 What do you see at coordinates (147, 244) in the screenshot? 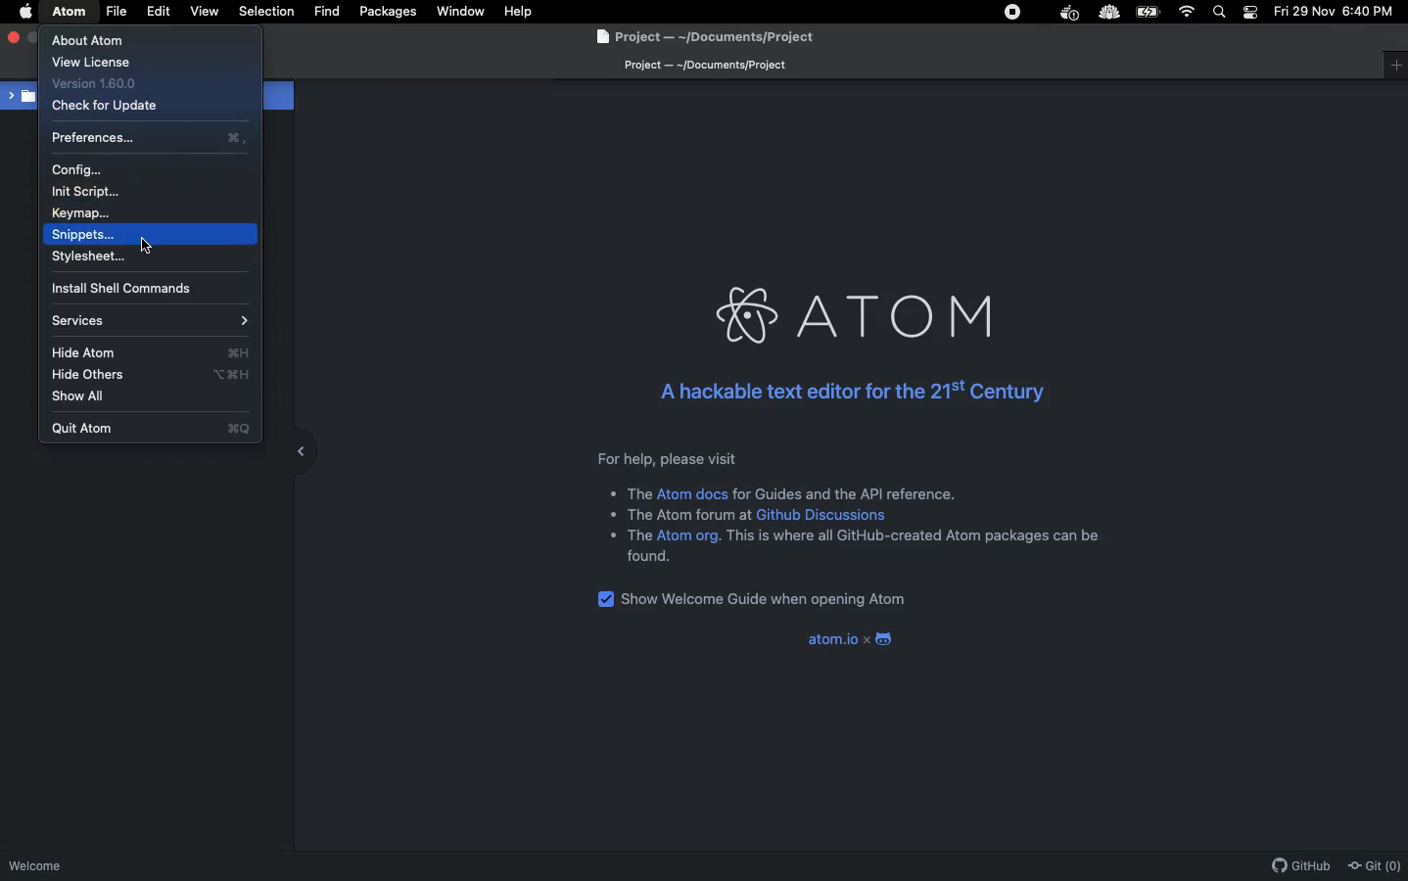
I see `cursor` at bounding box center [147, 244].